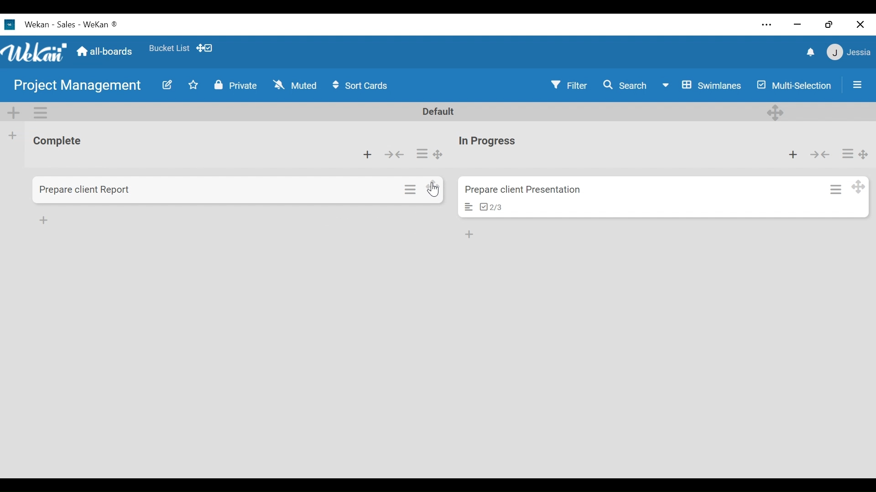  What do you see at coordinates (763, 24) in the screenshot?
I see `Settings and more` at bounding box center [763, 24].